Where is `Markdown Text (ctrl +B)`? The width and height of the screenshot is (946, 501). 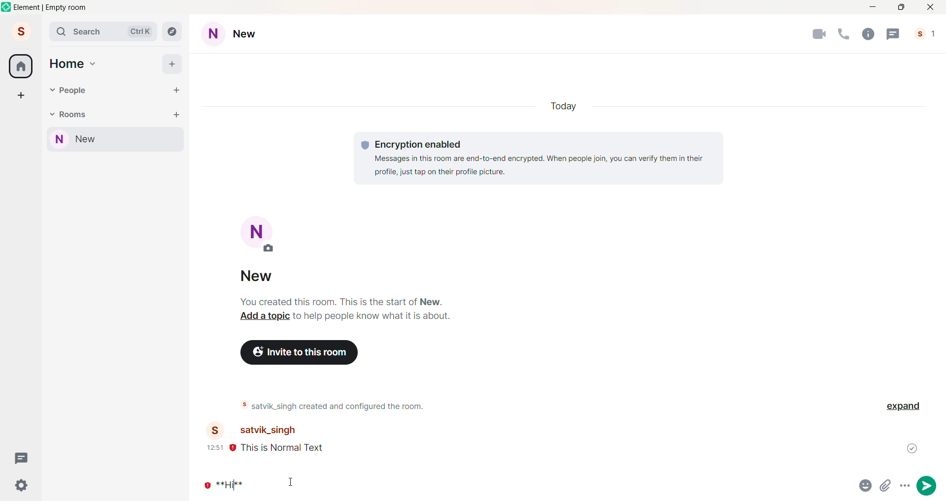 Markdown Text (ctrl +B) is located at coordinates (230, 486).